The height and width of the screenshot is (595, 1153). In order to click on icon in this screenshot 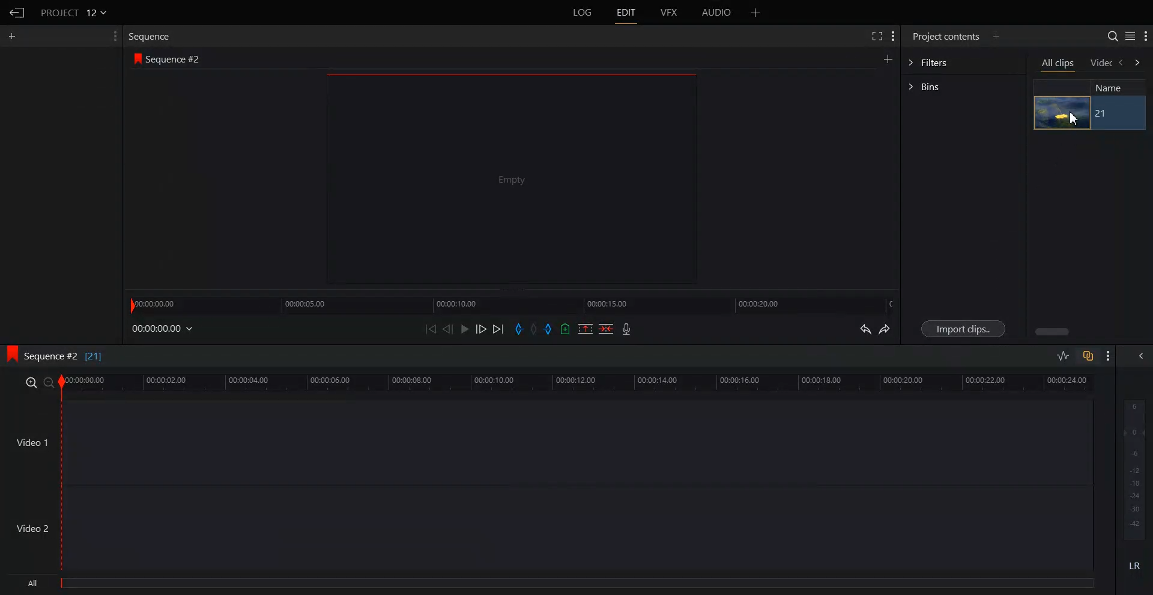, I will do `click(11, 354)`.